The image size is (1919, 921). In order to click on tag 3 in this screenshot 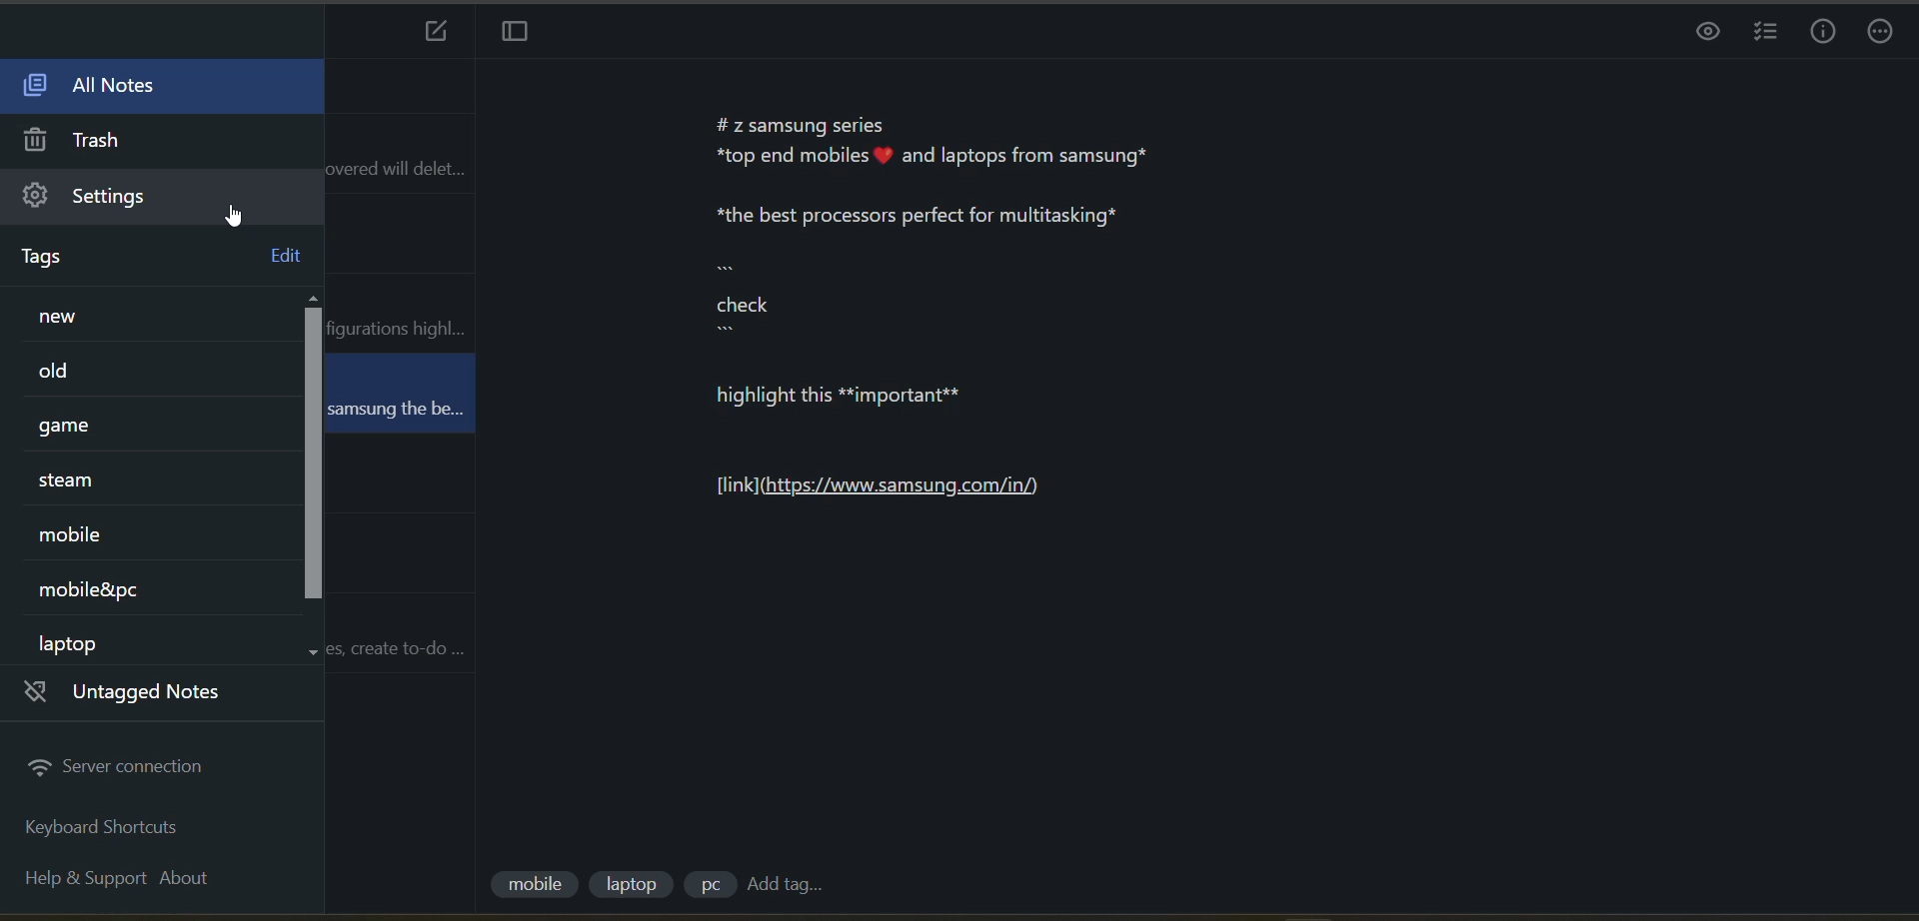, I will do `click(100, 429)`.